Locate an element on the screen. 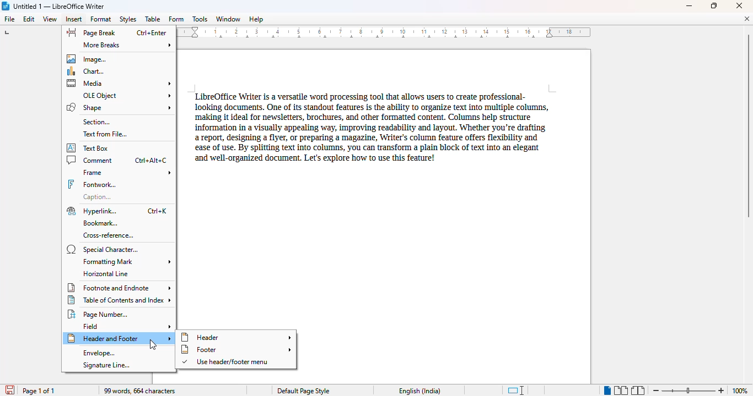 The width and height of the screenshot is (753, 396). format is located at coordinates (101, 19).